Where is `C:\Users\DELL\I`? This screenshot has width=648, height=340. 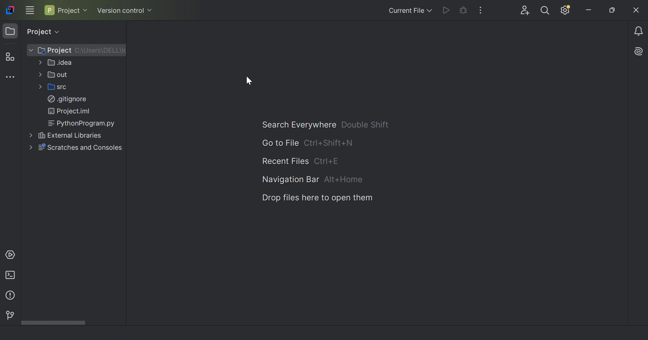
C:\Users\DELL\I is located at coordinates (100, 51).